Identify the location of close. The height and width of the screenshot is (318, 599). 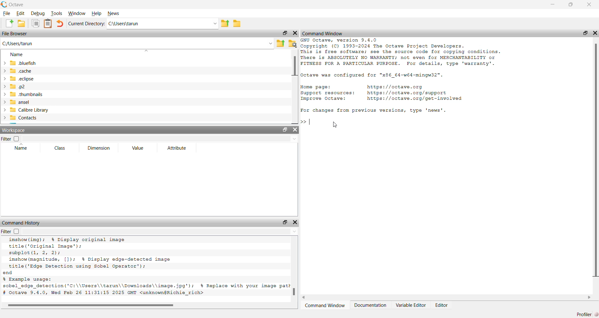
(595, 33).